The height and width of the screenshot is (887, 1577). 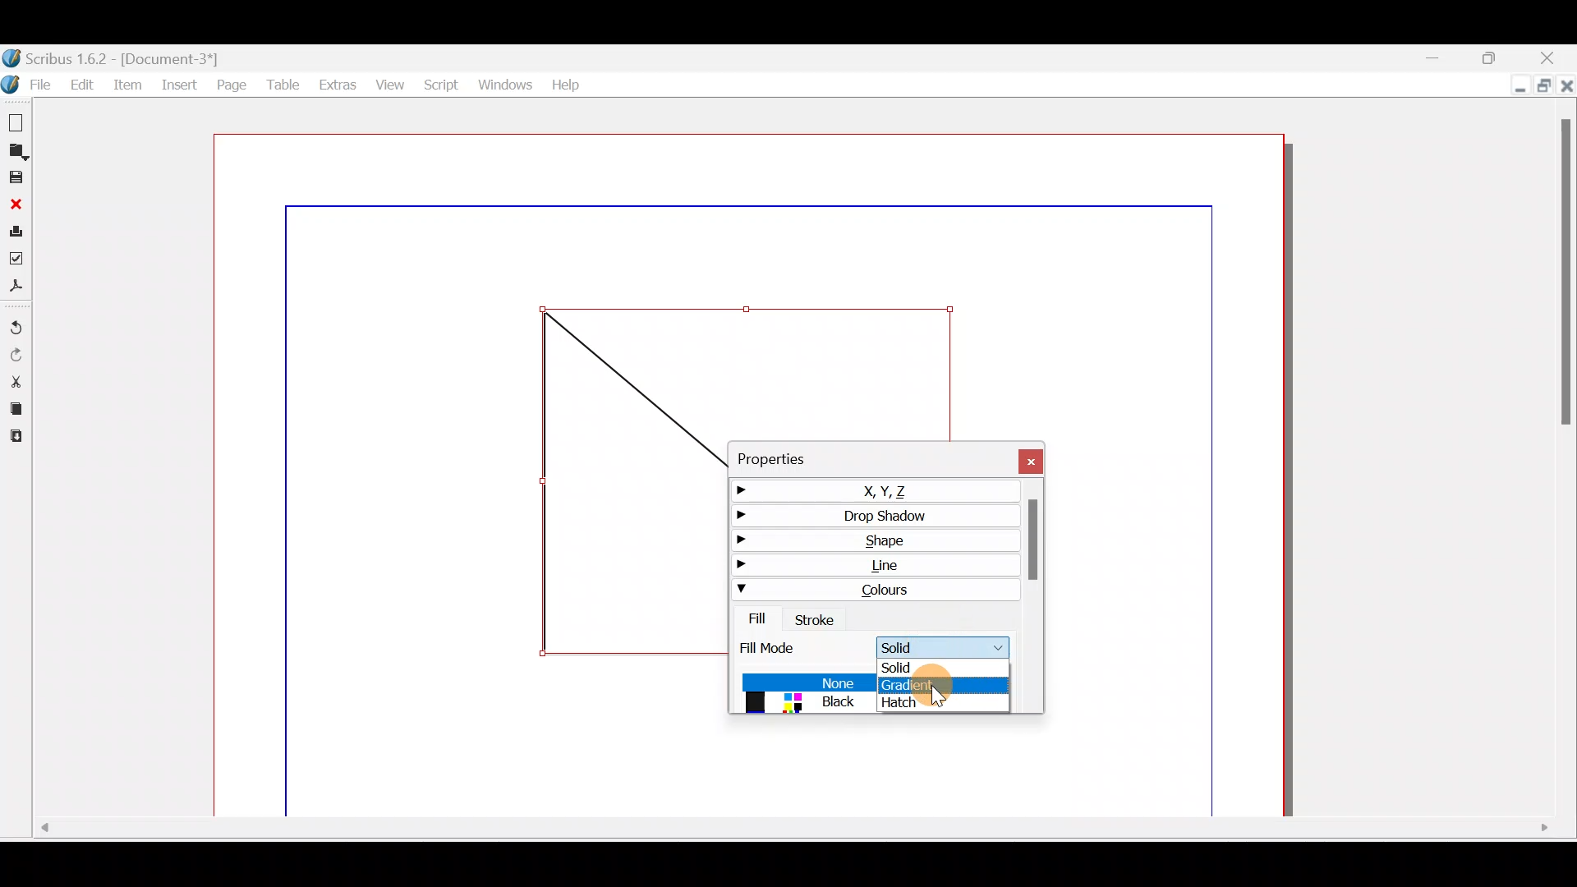 I want to click on Insert, so click(x=178, y=87).